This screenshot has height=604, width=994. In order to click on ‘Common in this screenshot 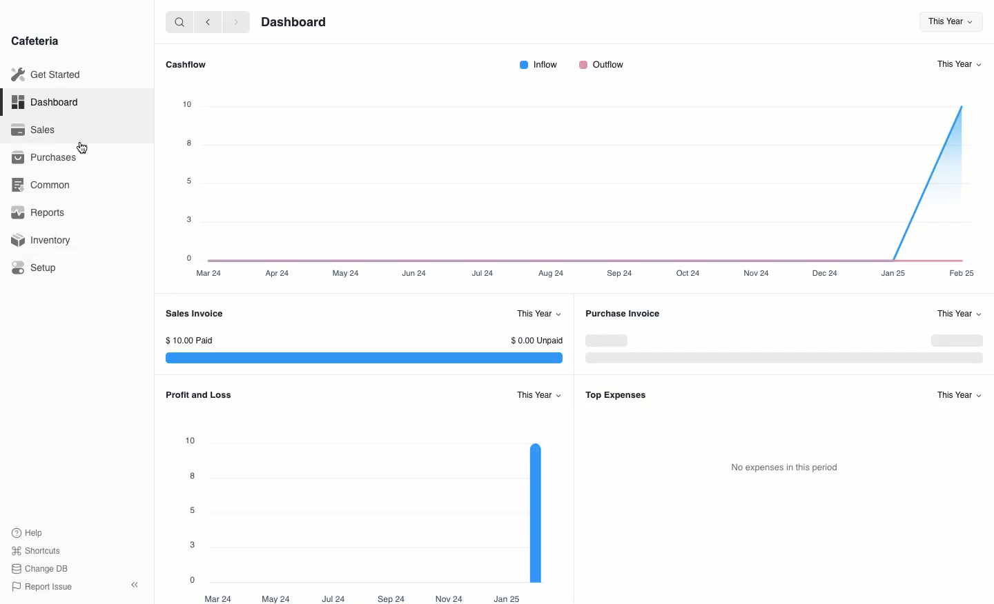, I will do `click(42, 187)`.